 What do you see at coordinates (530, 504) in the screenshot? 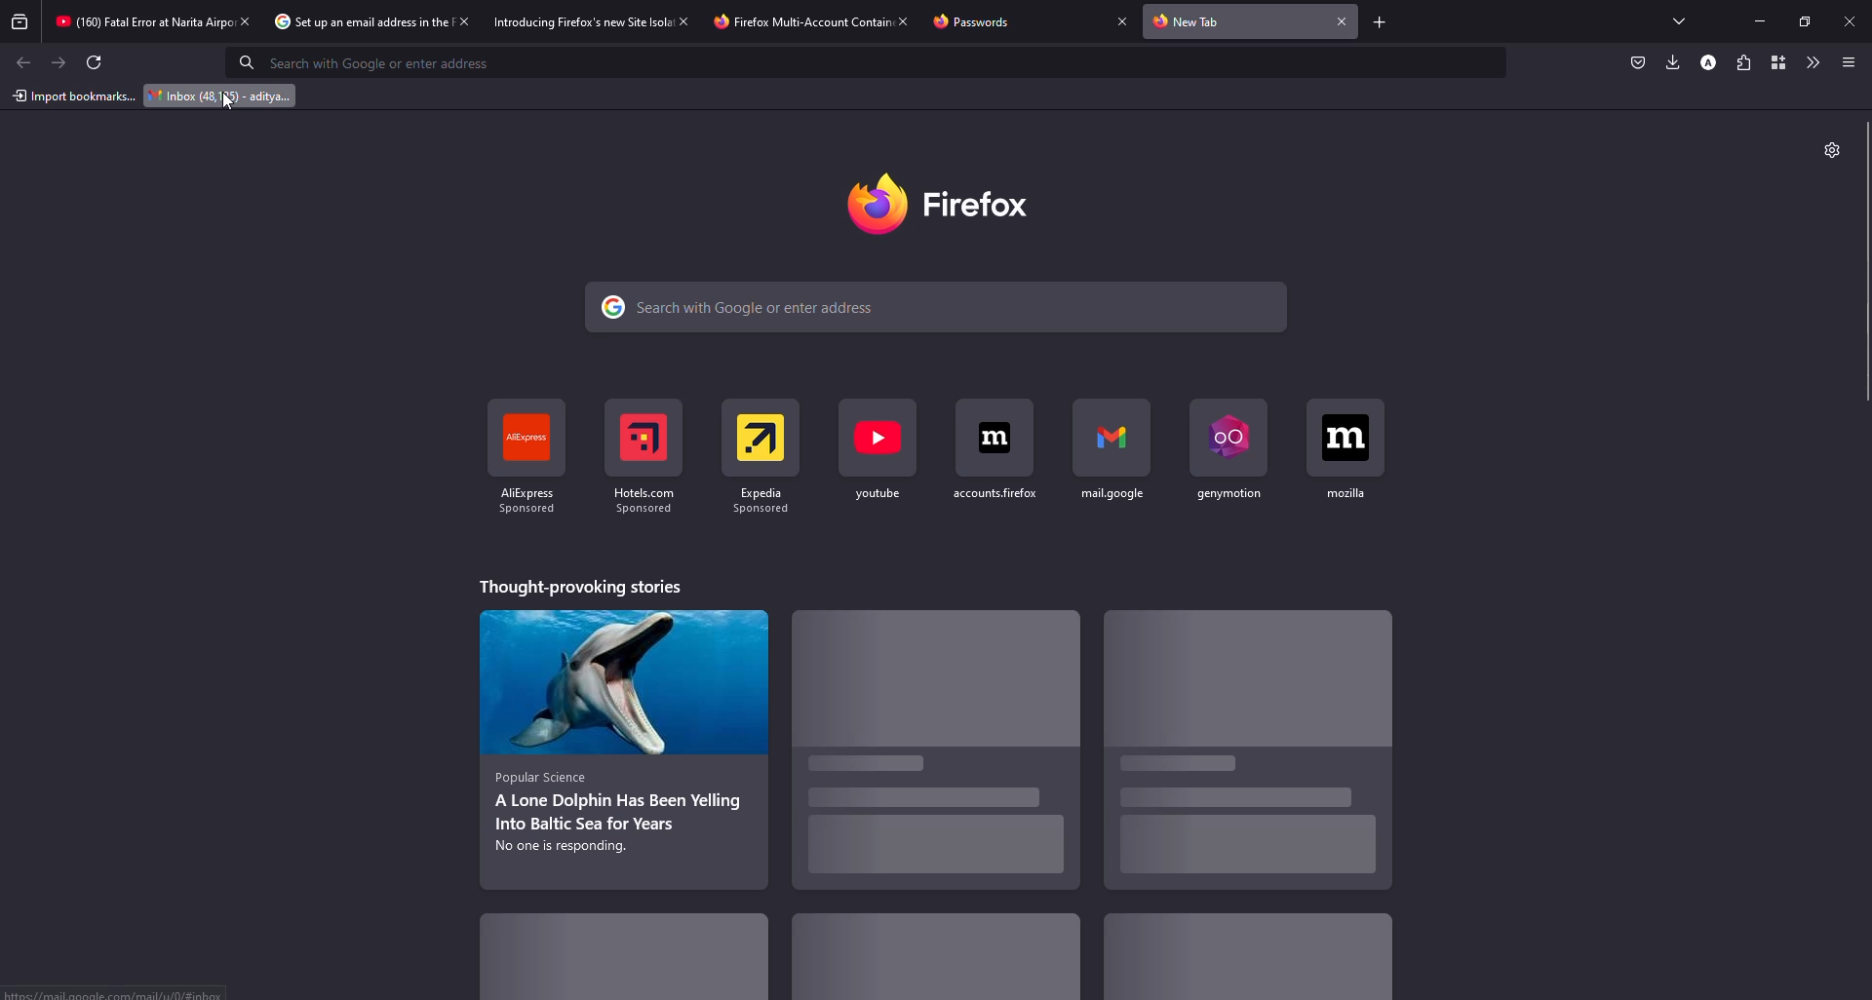
I see `AliExpress sponsored` at bounding box center [530, 504].